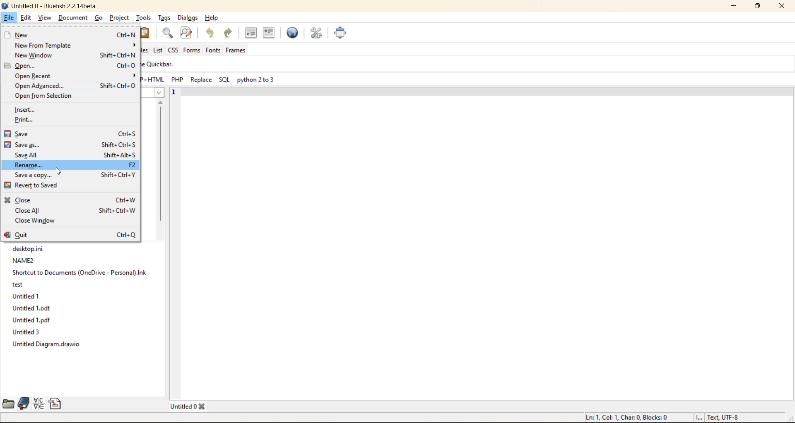  What do you see at coordinates (48, 96) in the screenshot?
I see `open from selection` at bounding box center [48, 96].